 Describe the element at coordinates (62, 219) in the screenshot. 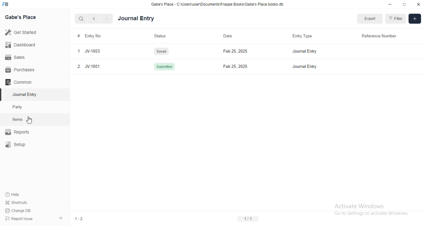

I see `collapse` at that location.